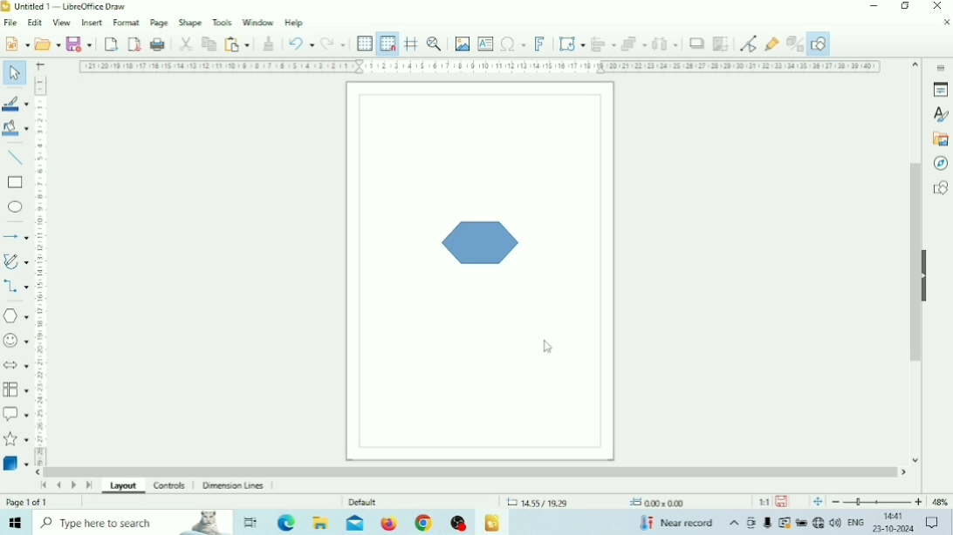 The width and height of the screenshot is (953, 535). I want to click on Zoom factor, so click(940, 502).